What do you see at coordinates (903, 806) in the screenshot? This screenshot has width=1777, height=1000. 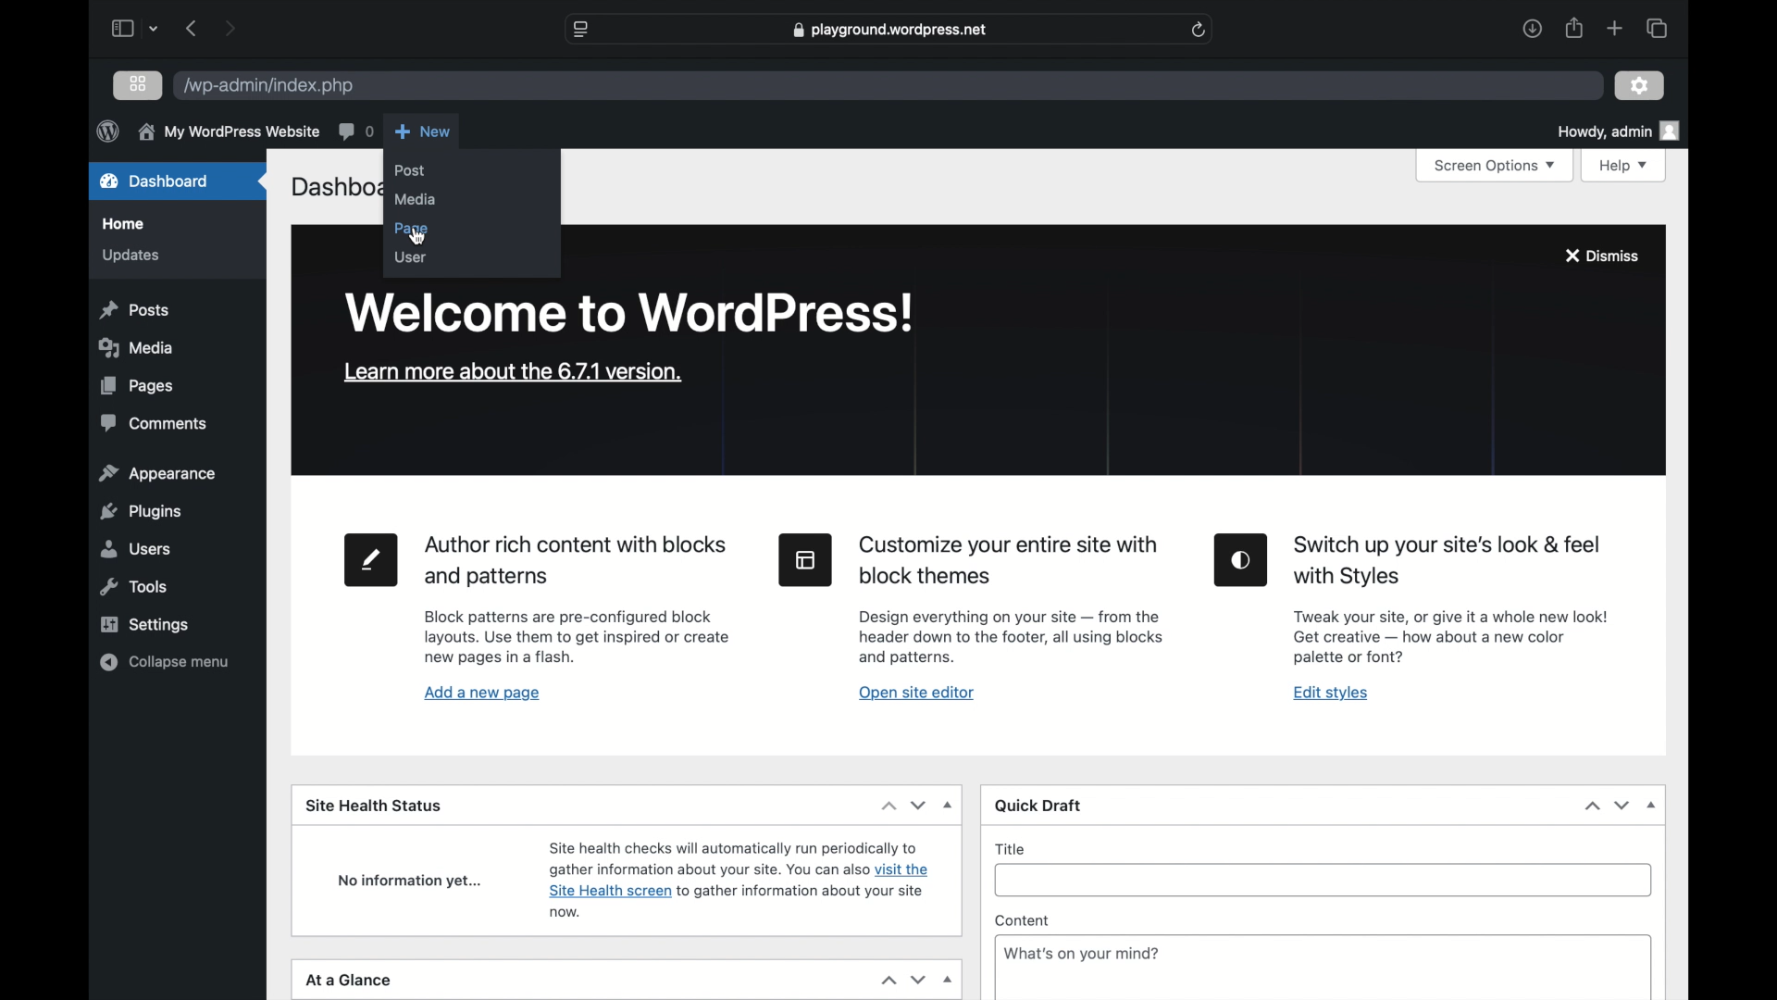 I see `stepper buttons` at bounding box center [903, 806].